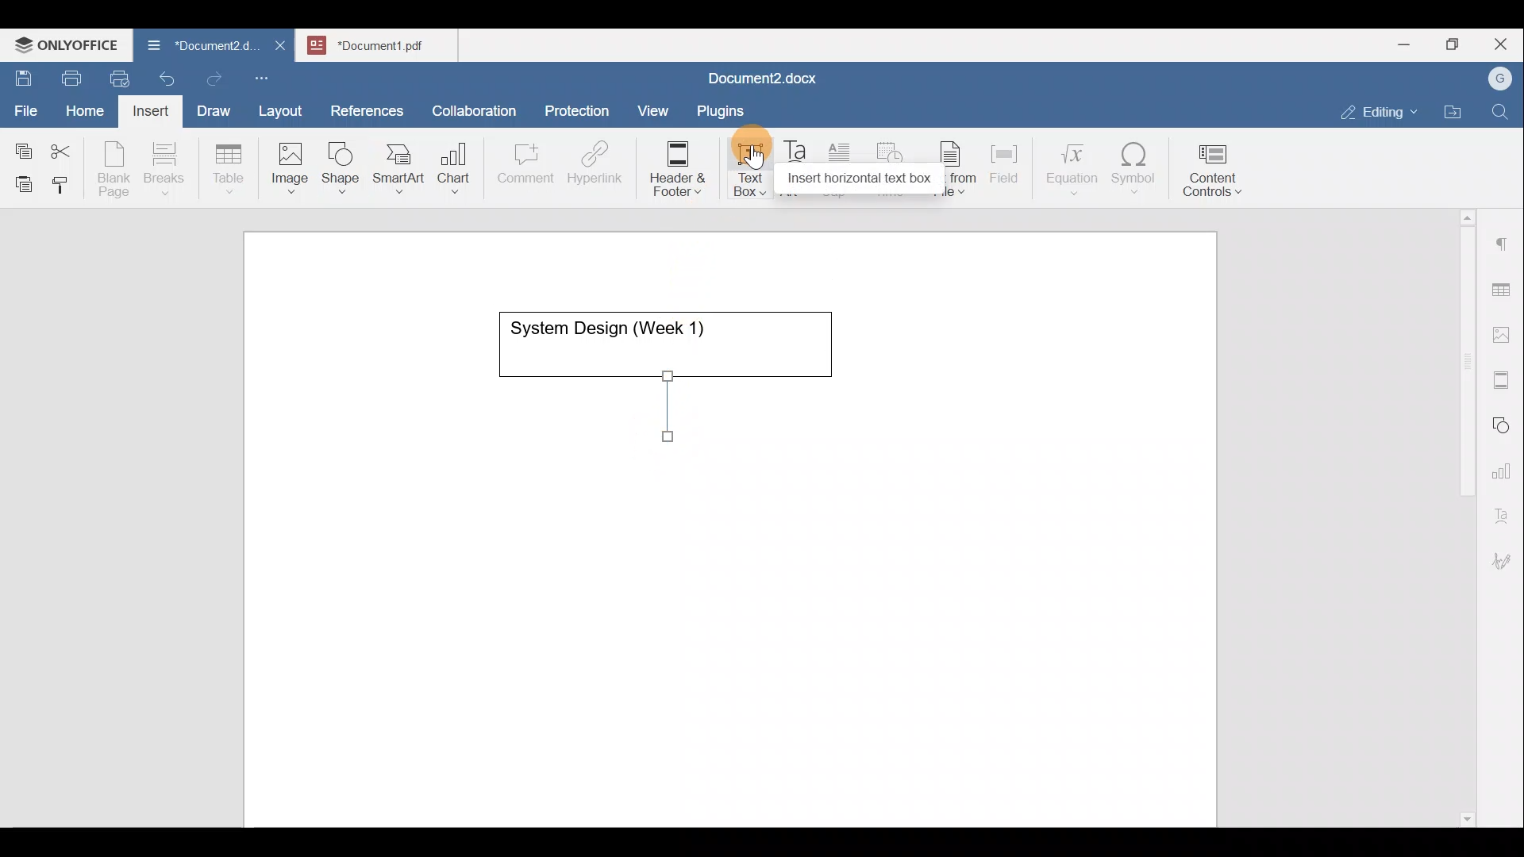  What do you see at coordinates (891, 167) in the screenshot?
I see `Date & time` at bounding box center [891, 167].